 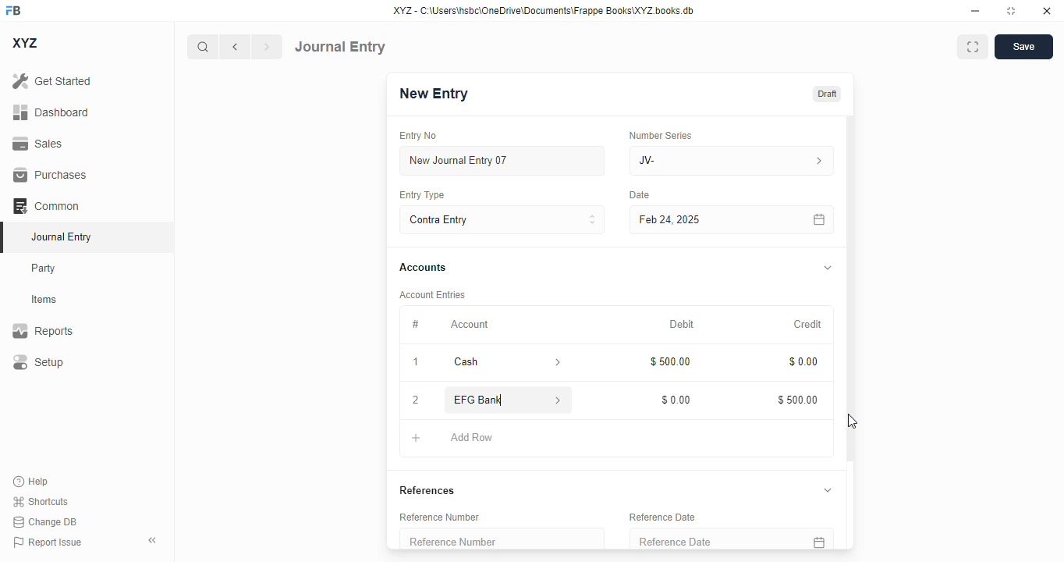 What do you see at coordinates (51, 112) in the screenshot?
I see `dashboard` at bounding box center [51, 112].